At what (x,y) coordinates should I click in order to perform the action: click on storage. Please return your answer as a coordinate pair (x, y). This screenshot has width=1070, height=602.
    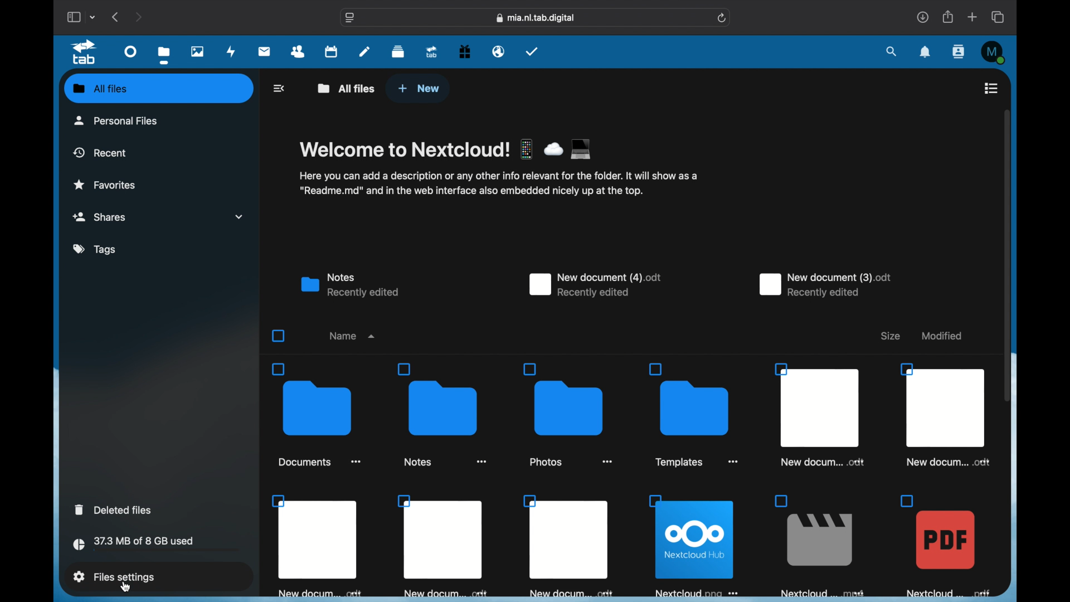
    Looking at the image, I should click on (156, 545).